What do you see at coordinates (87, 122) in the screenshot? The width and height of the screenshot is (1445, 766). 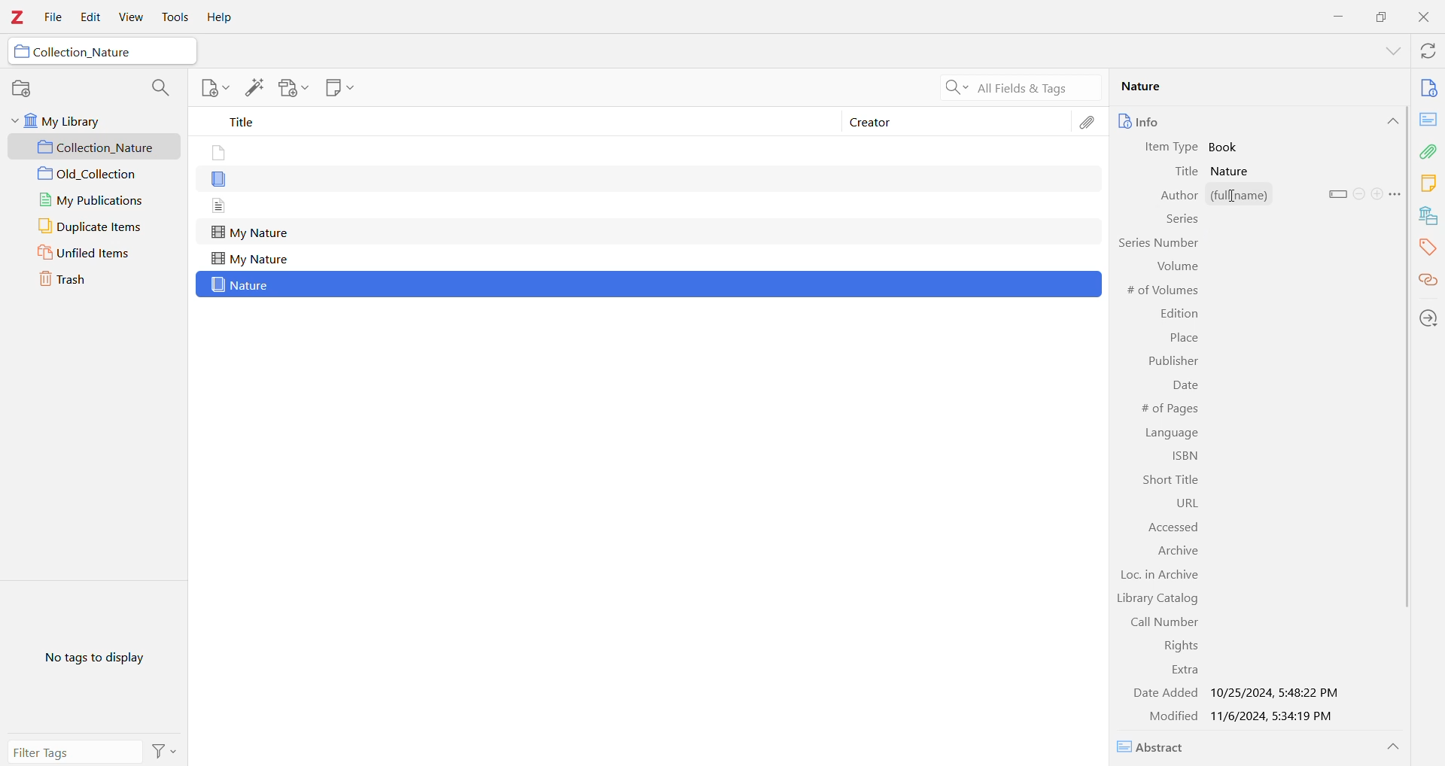 I see `My Library` at bounding box center [87, 122].